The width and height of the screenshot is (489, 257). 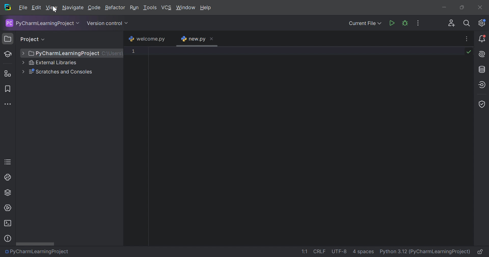 I want to click on Help, so click(x=206, y=8).